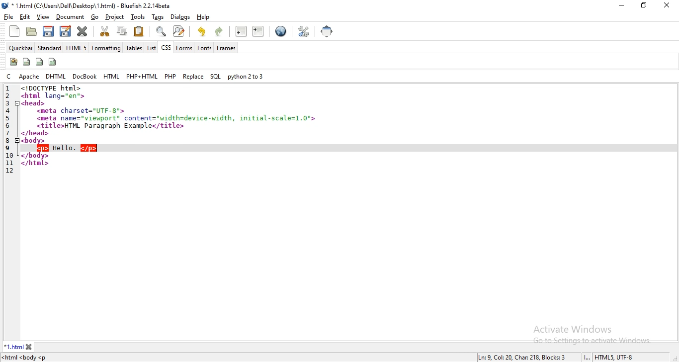 This screenshot has height=362, width=679. Describe the element at coordinates (523, 358) in the screenshot. I see `Ln: 9, Col: 20, Char: 218, Blocks: 3` at that location.